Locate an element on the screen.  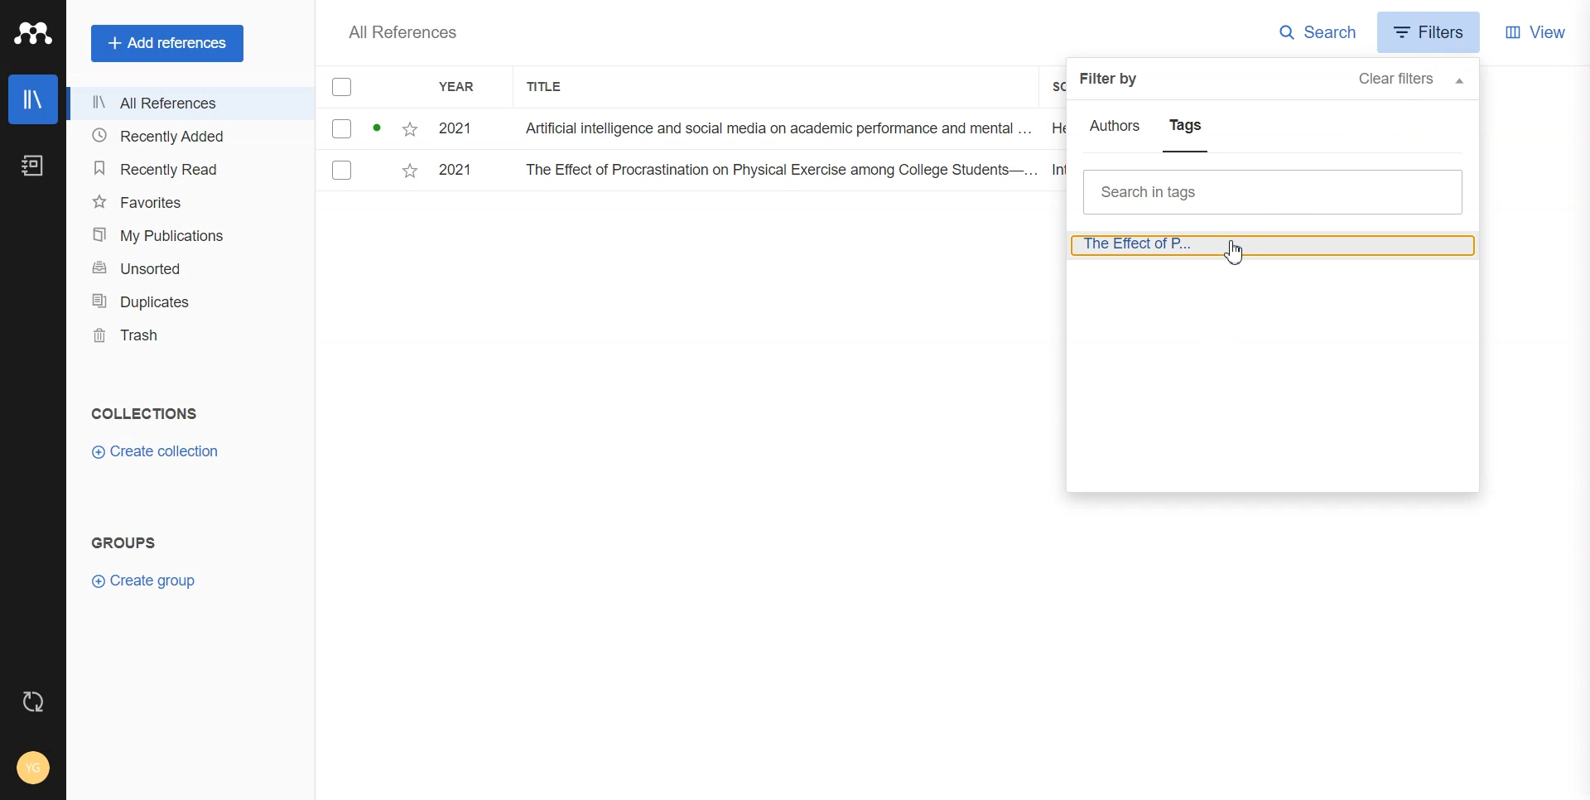
Text is located at coordinates (1111, 79).